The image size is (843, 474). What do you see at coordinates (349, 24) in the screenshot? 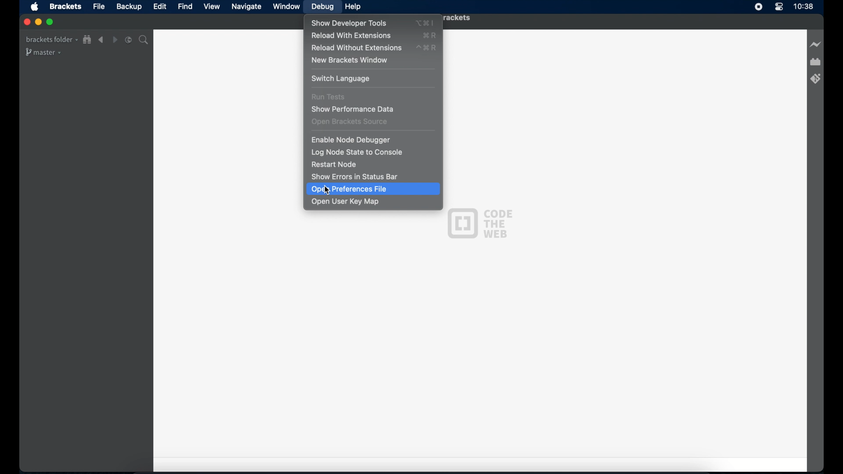
I see `show  developer tools` at bounding box center [349, 24].